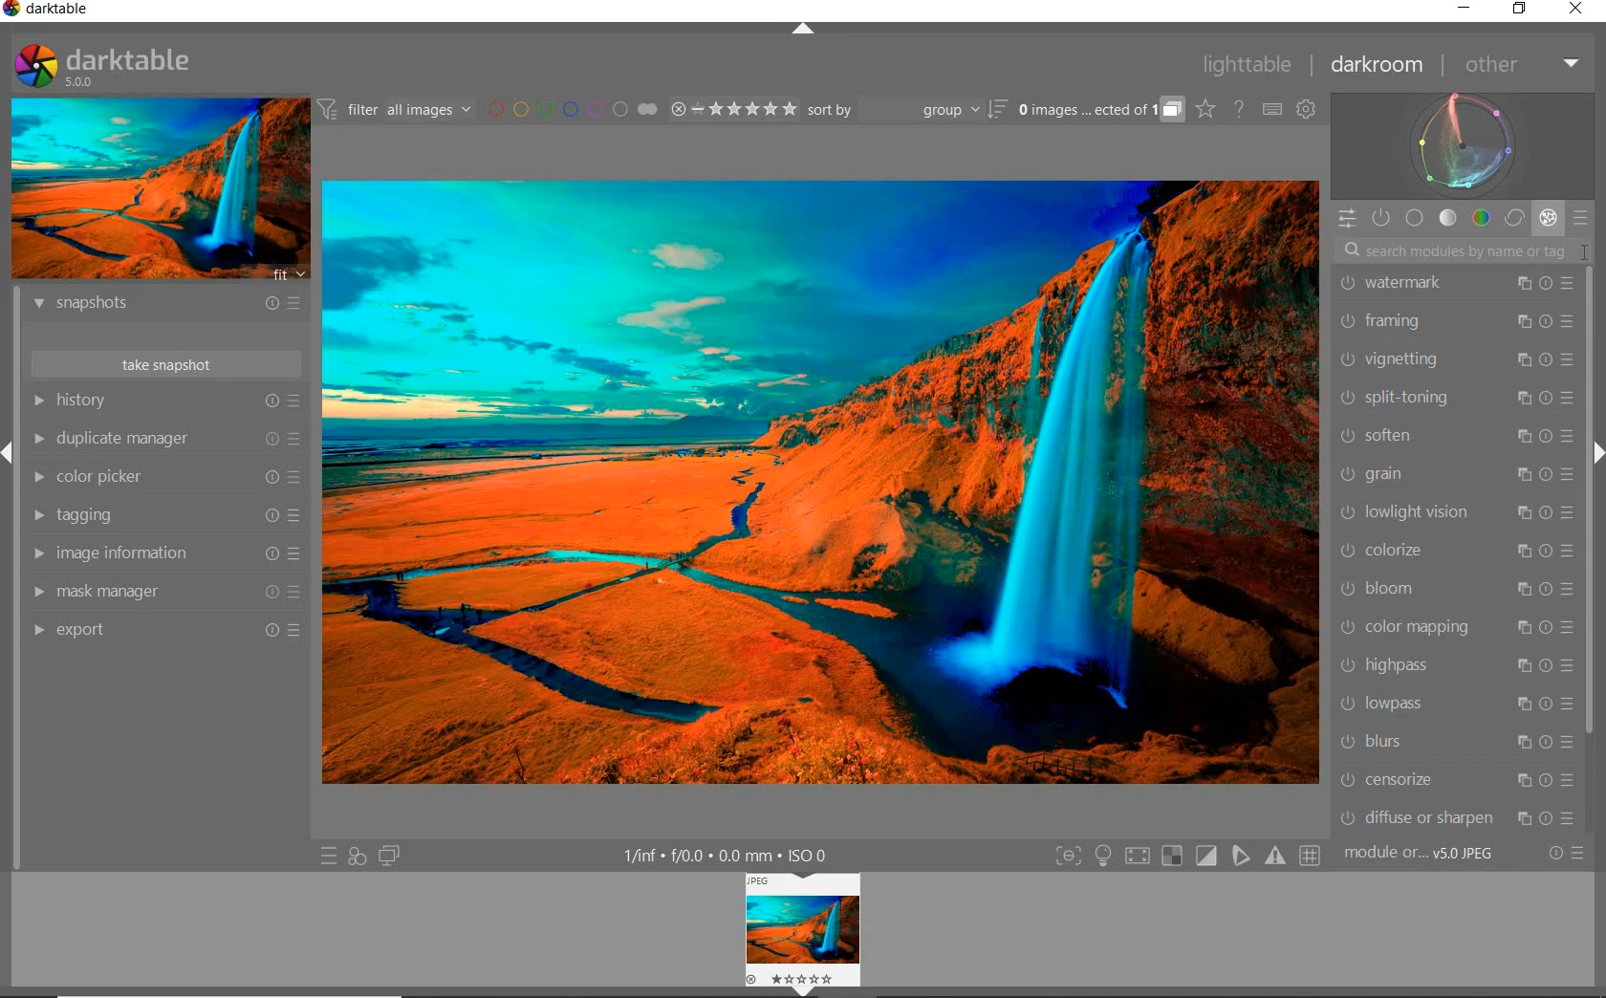 The height and width of the screenshot is (998, 1606). I want to click on TOGGLE MODES, so click(1186, 857).